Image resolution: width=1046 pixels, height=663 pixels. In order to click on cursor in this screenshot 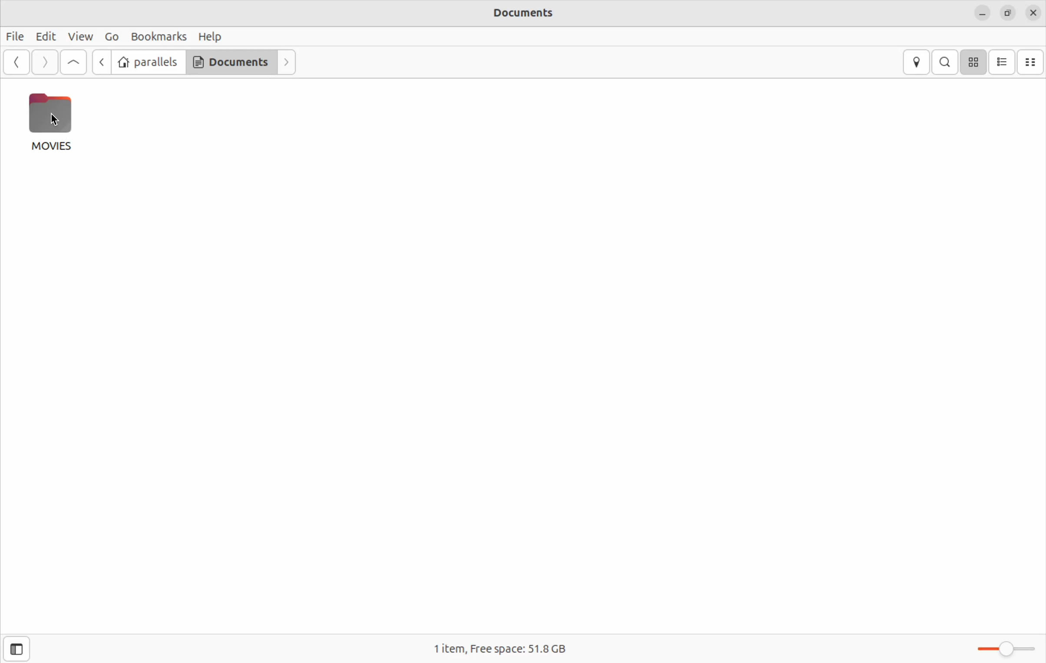, I will do `click(58, 122)`.